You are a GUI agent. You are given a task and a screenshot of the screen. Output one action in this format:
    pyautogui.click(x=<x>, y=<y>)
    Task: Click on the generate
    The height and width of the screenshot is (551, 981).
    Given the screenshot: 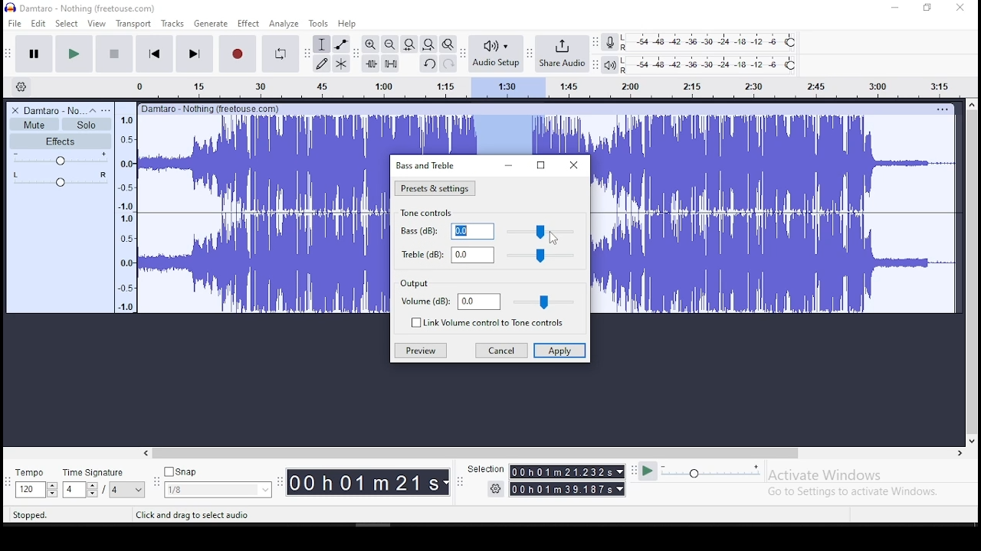 What is the action you would take?
    pyautogui.click(x=209, y=24)
    